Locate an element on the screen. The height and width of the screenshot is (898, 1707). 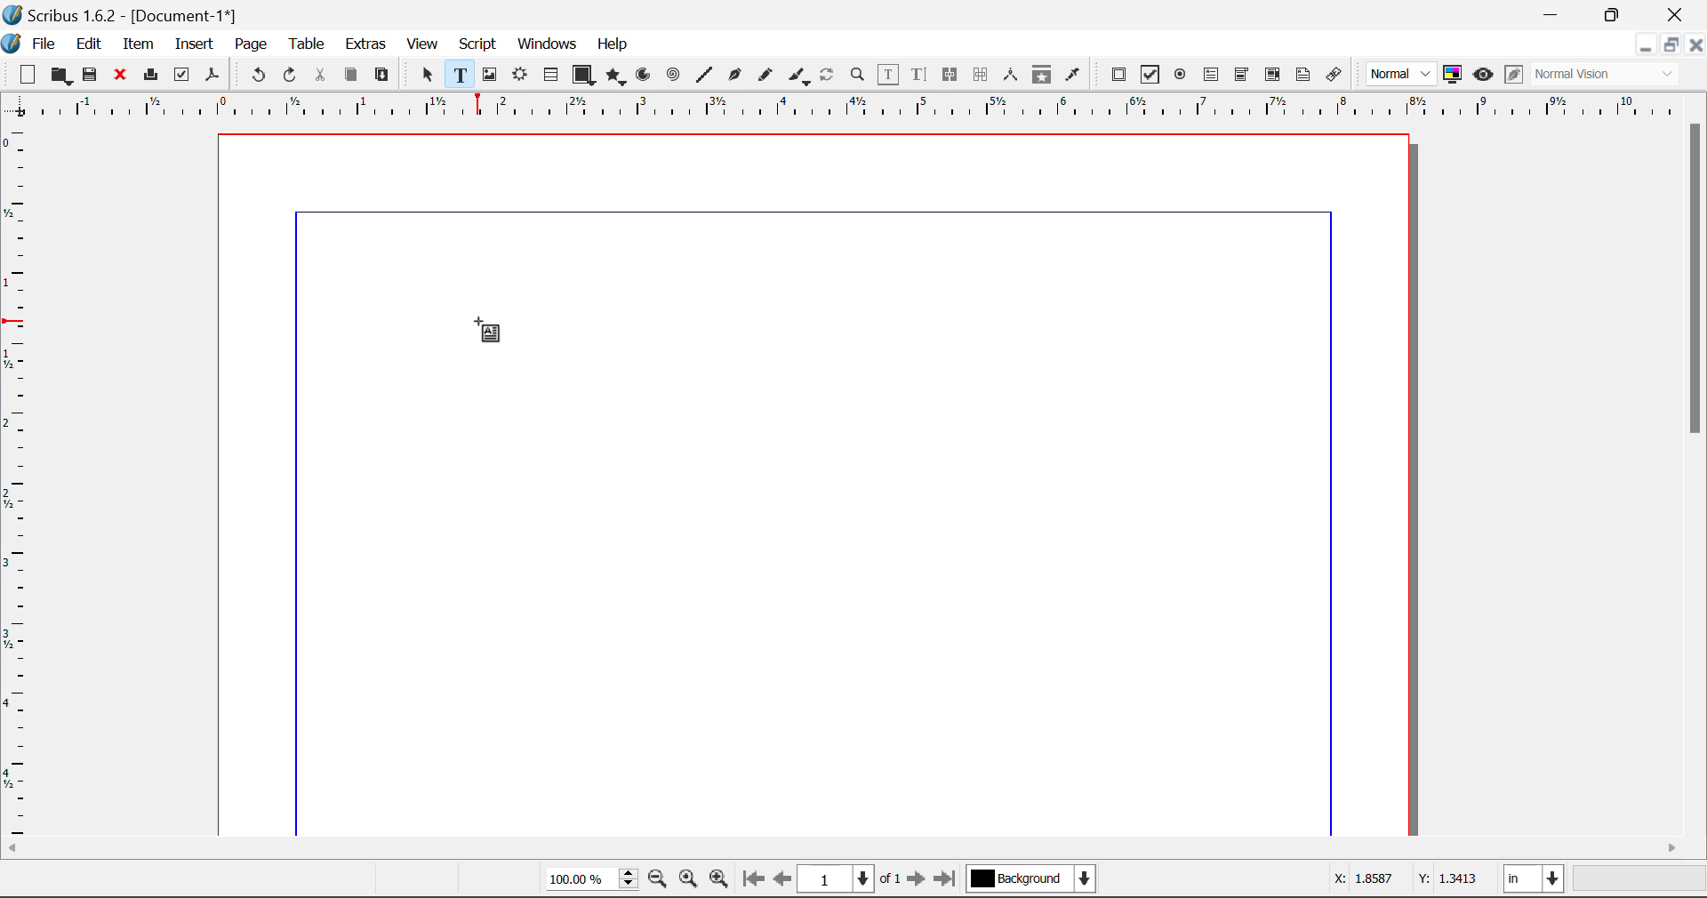
Vertical Page Margins is located at coordinates (862, 107).